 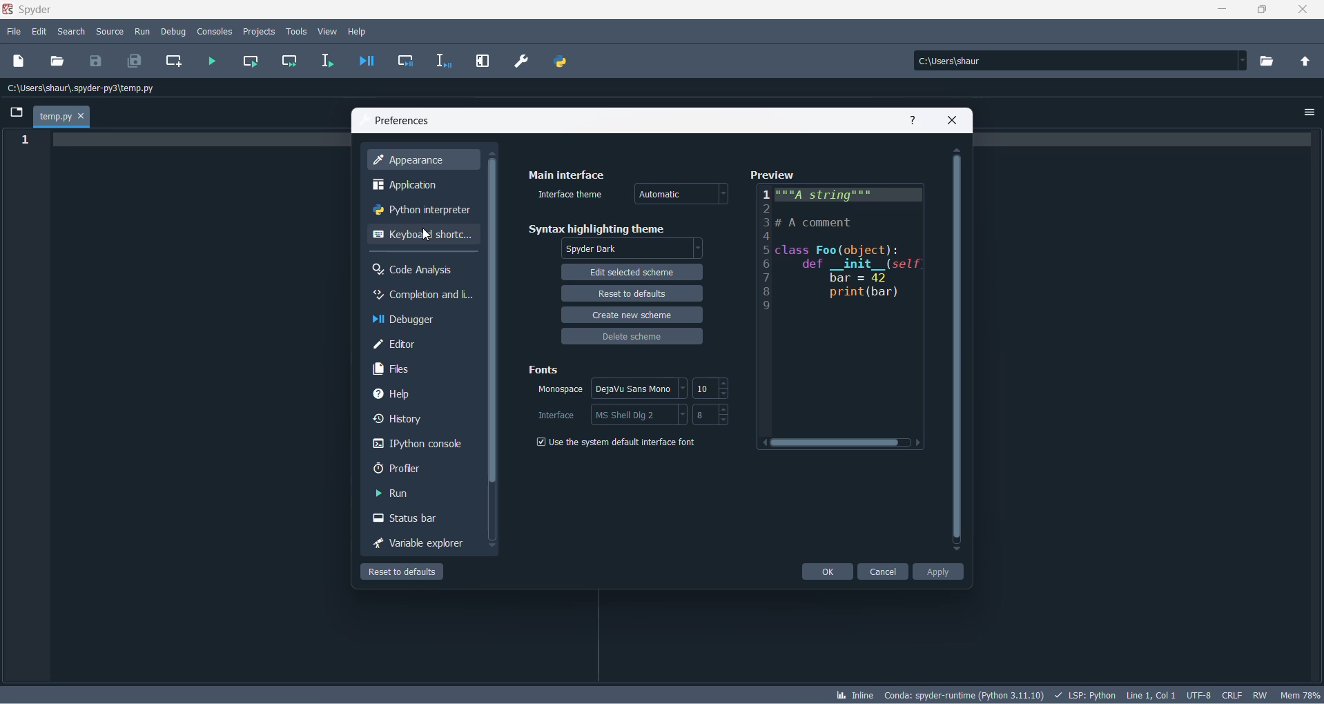 What do you see at coordinates (401, 121) in the screenshot?
I see `preferences text` at bounding box center [401, 121].